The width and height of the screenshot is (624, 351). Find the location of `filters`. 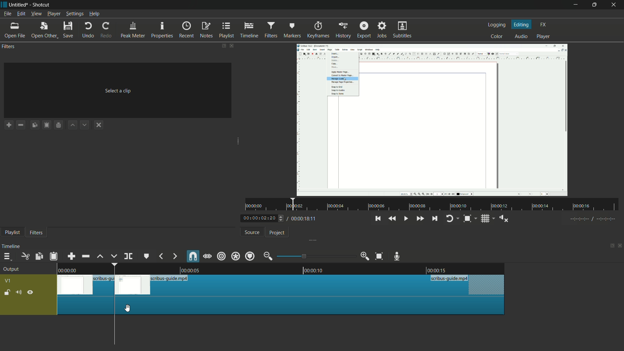

filters is located at coordinates (36, 232).